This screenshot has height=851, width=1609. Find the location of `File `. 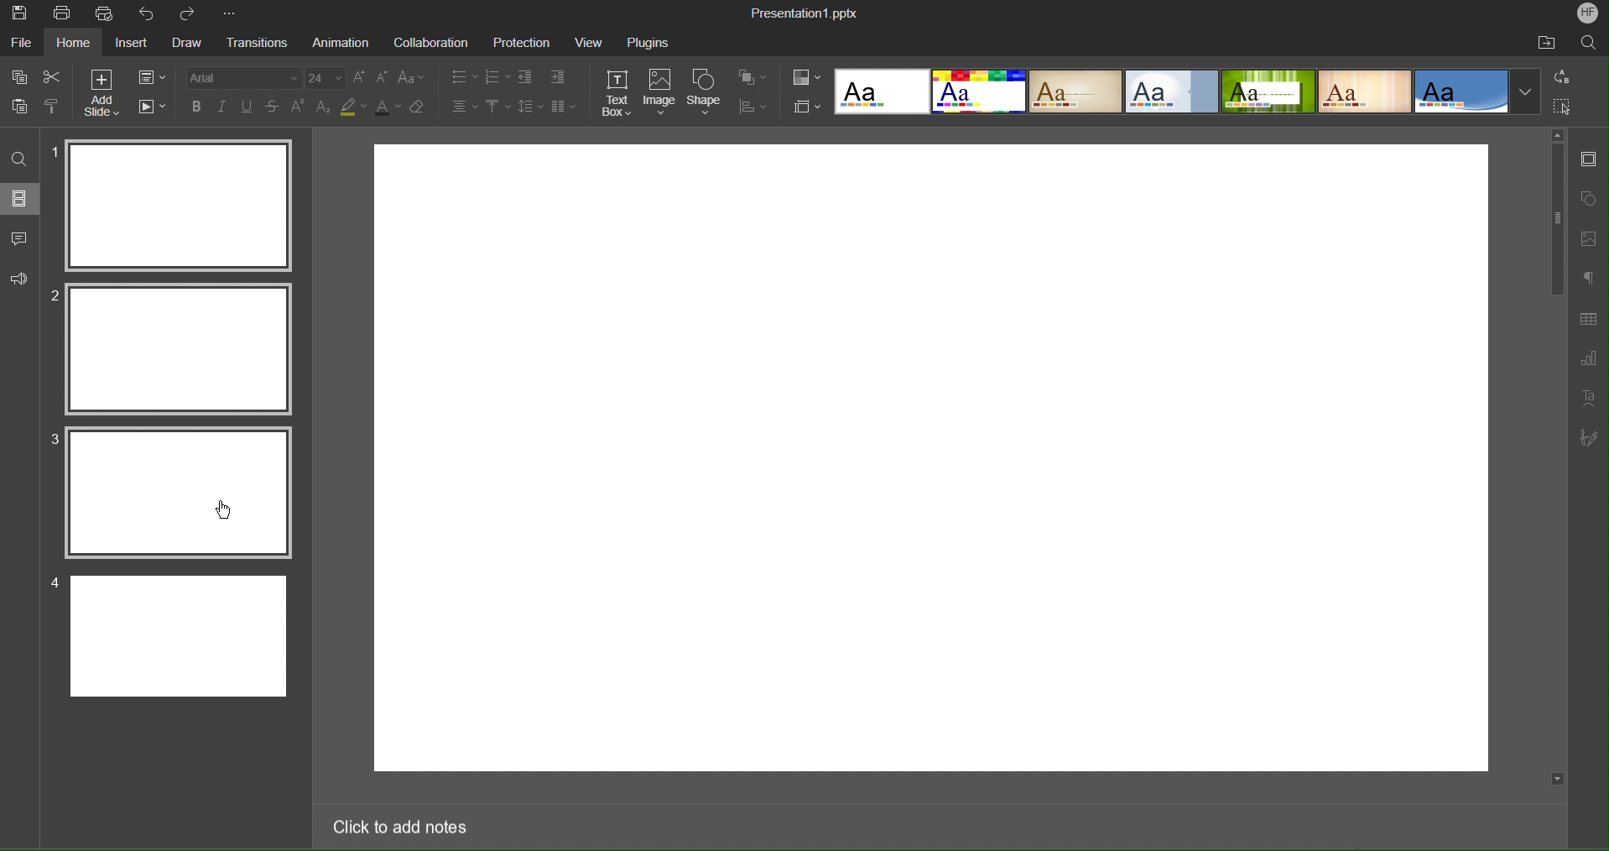

File  is located at coordinates (23, 43).